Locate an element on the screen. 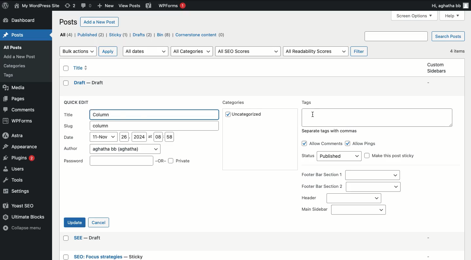 This screenshot has width=471, height=260. screen options is located at coordinates (415, 16).